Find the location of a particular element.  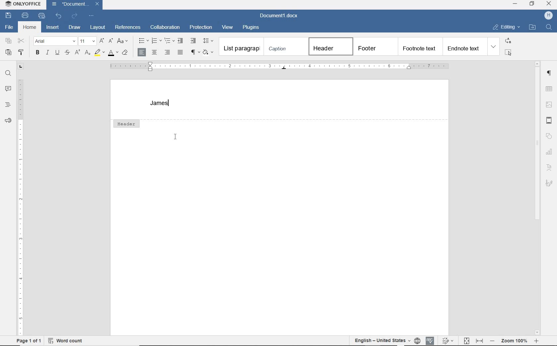

quick print is located at coordinates (41, 16).